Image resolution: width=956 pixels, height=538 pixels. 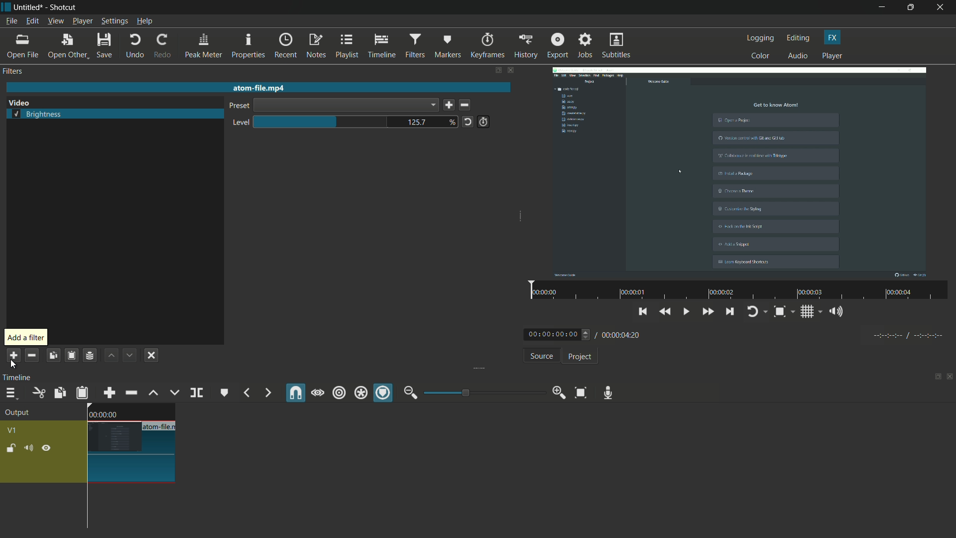 What do you see at coordinates (783, 312) in the screenshot?
I see `toggle zoom` at bounding box center [783, 312].